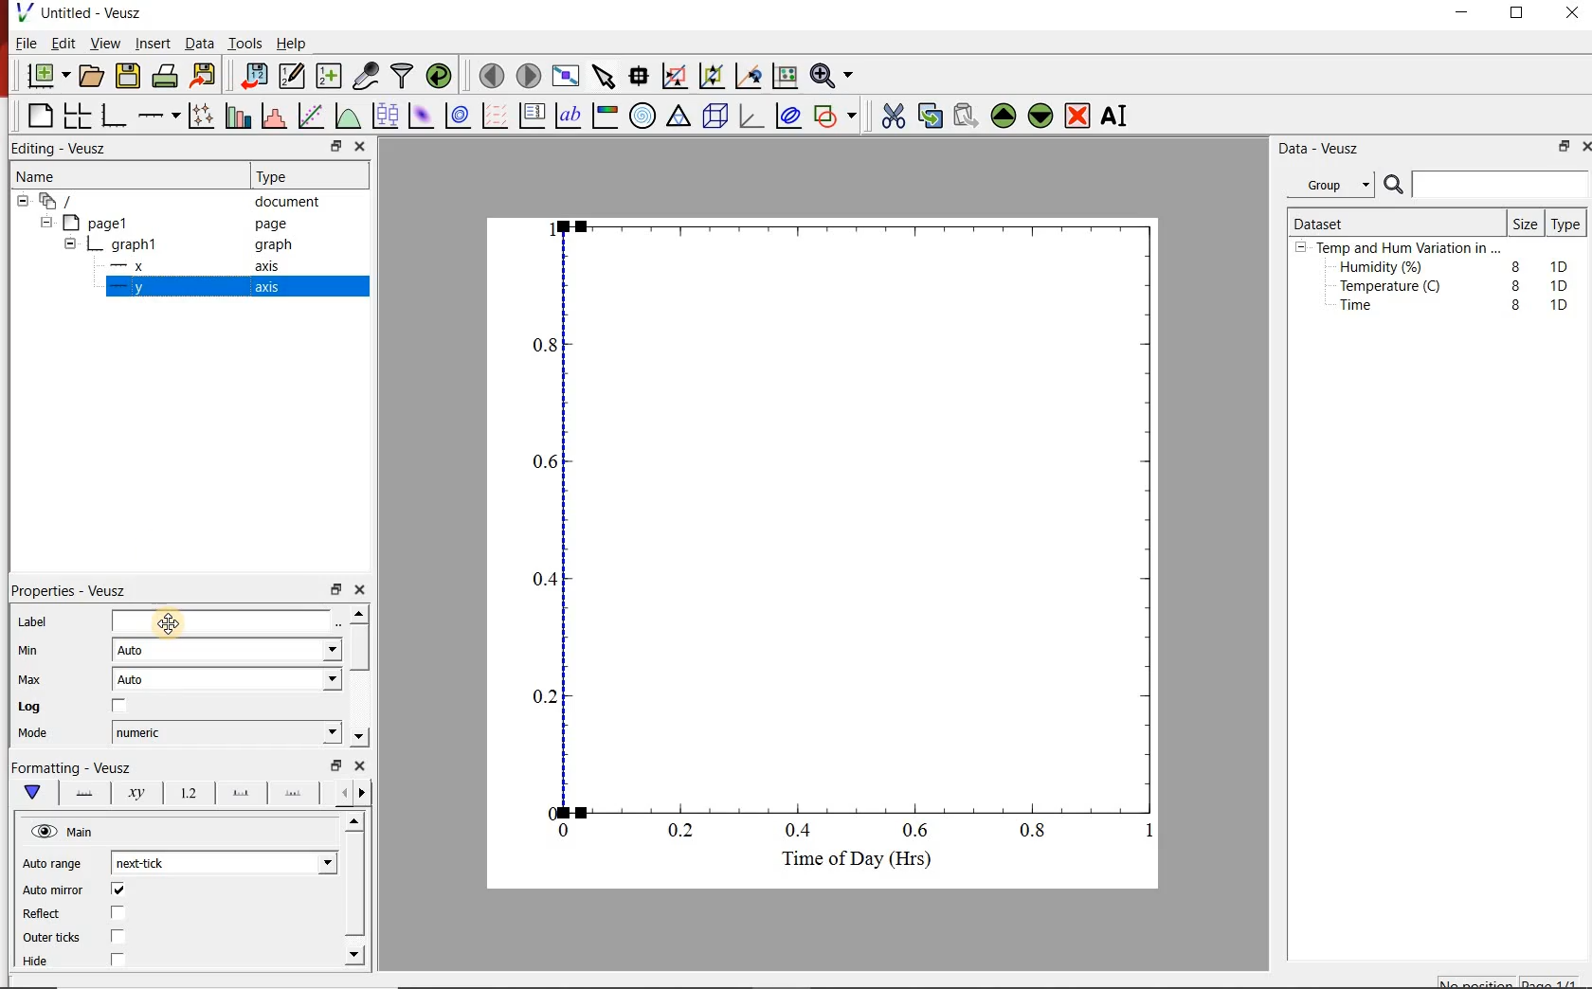 The width and height of the screenshot is (1592, 989). What do you see at coordinates (361, 146) in the screenshot?
I see `close` at bounding box center [361, 146].